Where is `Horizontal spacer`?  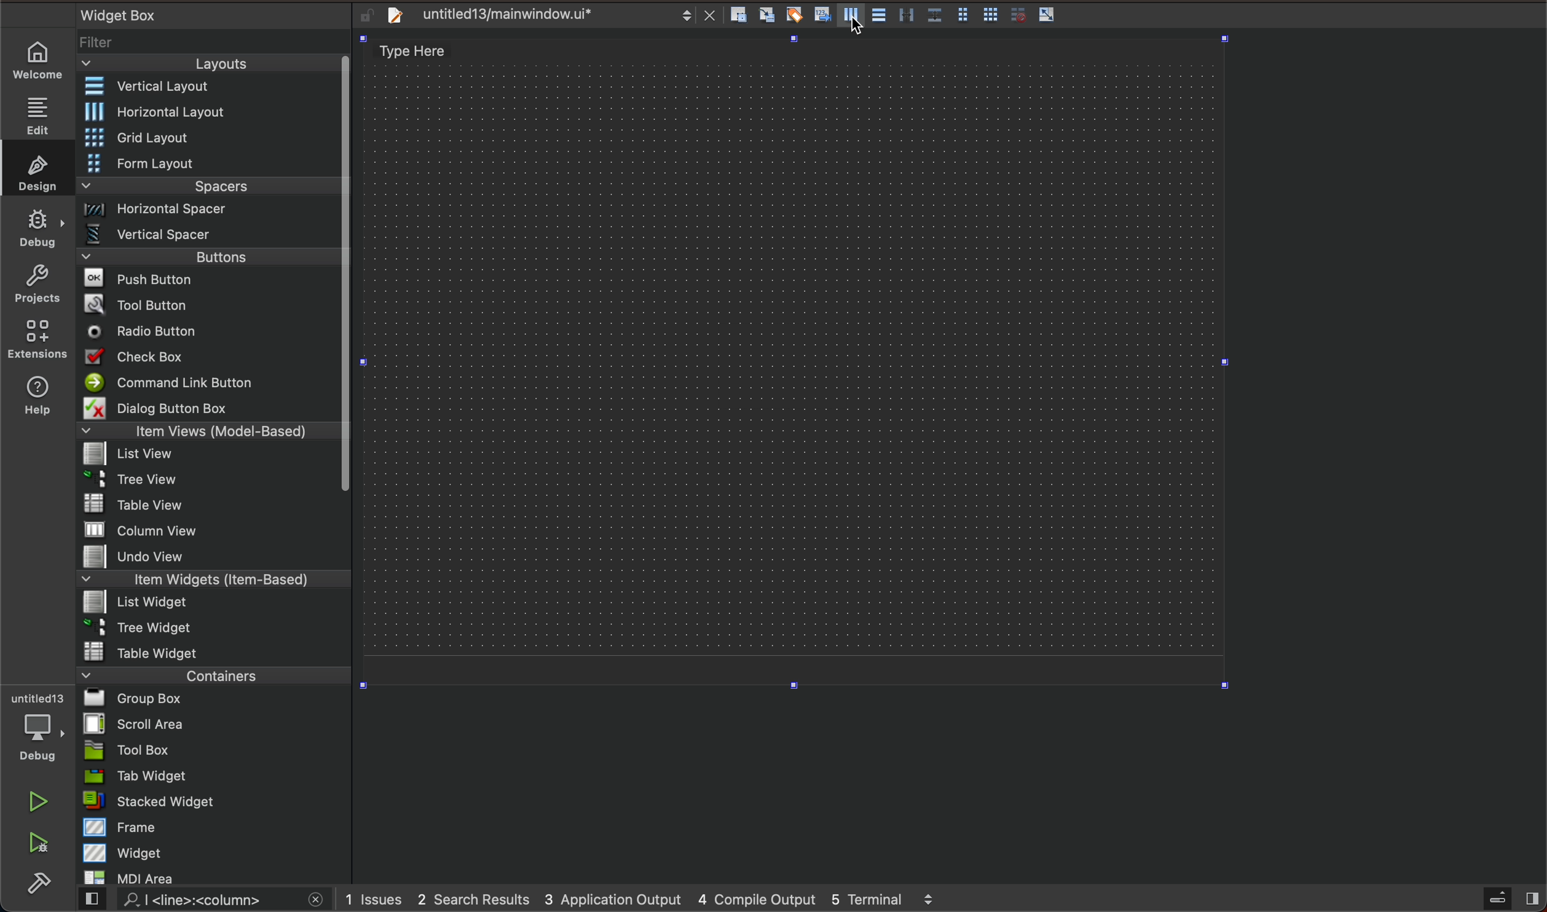 Horizontal spacer is located at coordinates (209, 211).